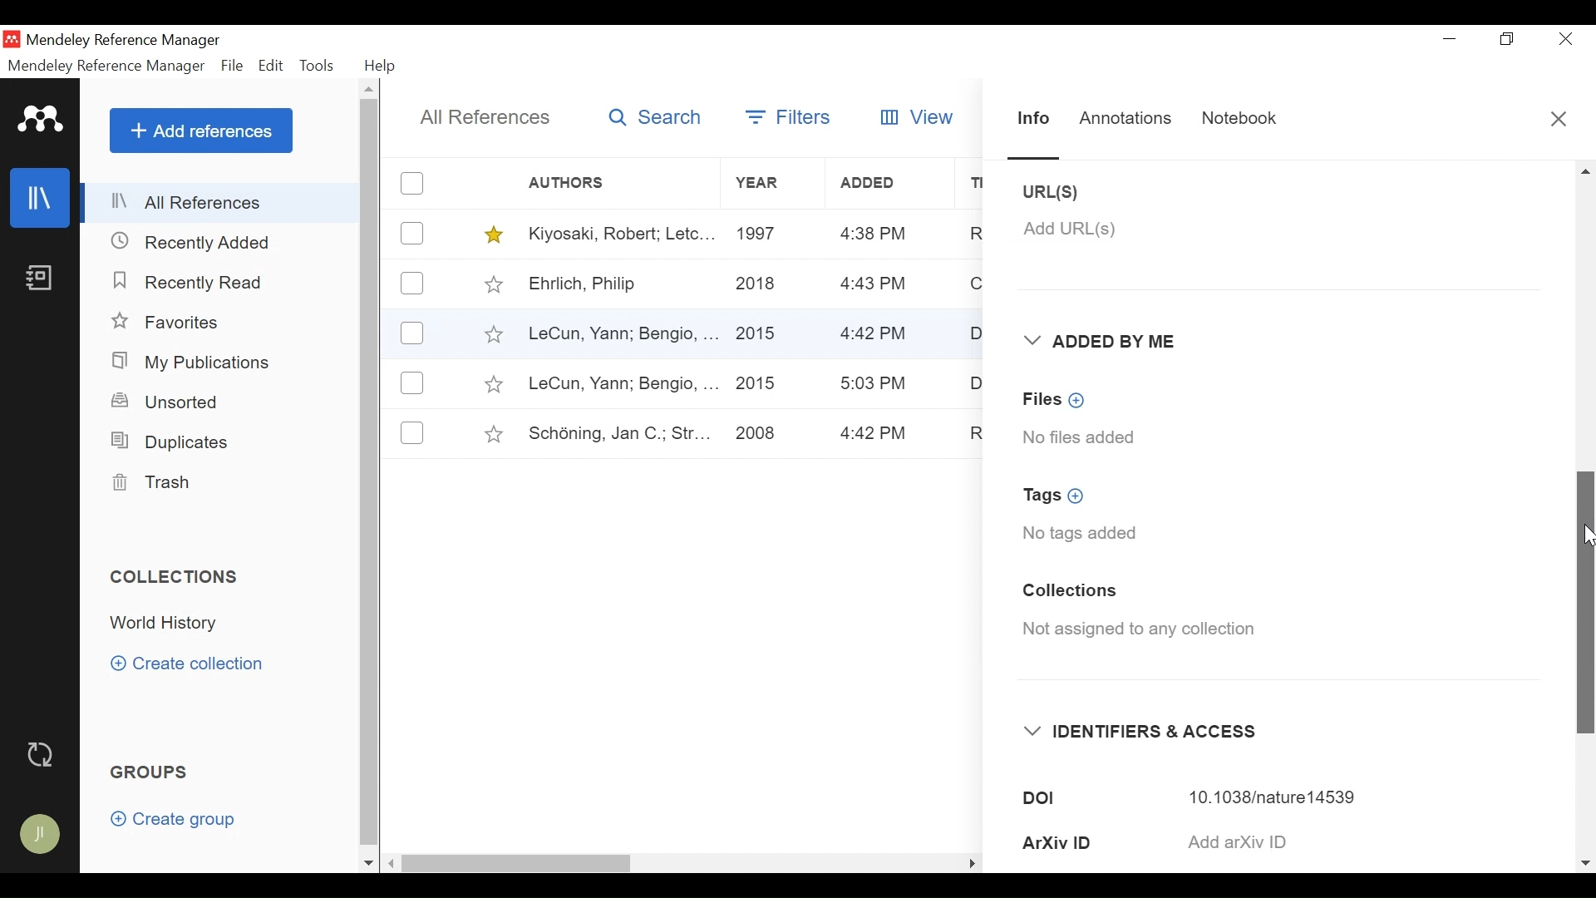 This screenshot has height=898, width=1596. Describe the element at coordinates (493, 284) in the screenshot. I see `Toggle Favorites` at that location.